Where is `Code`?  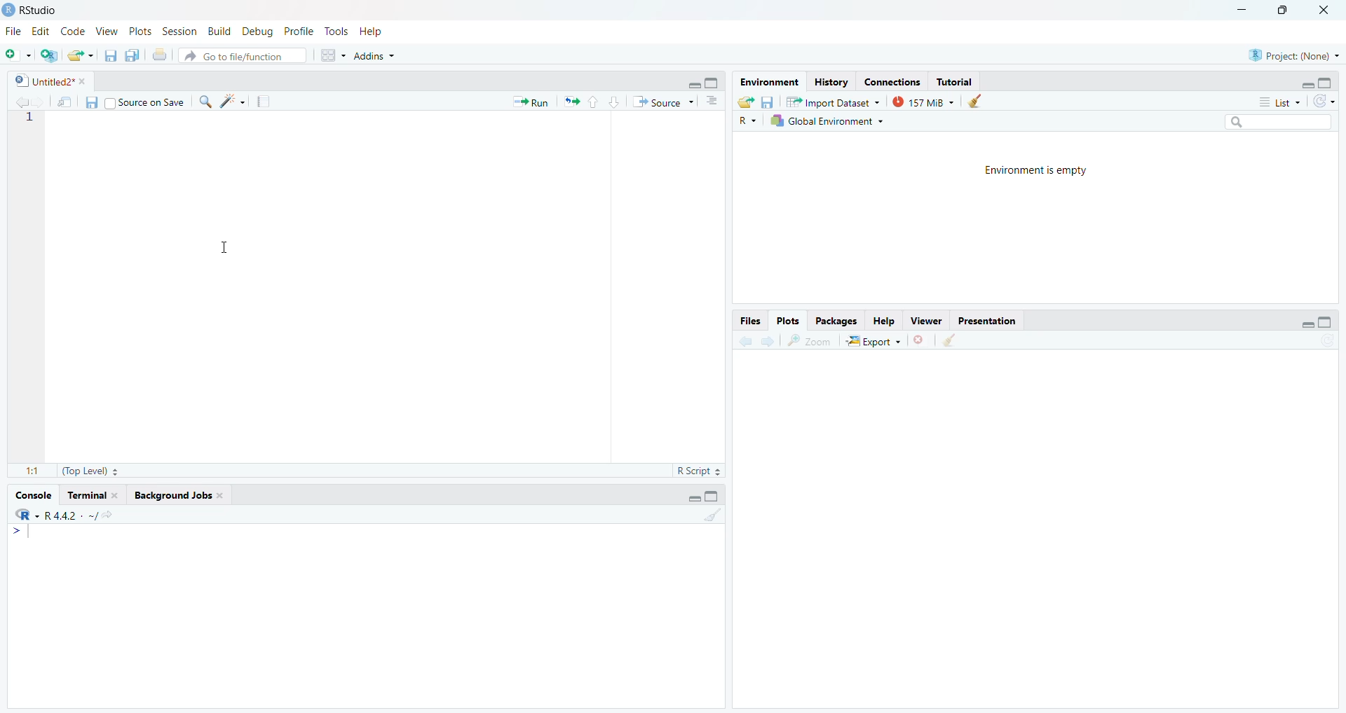
Code is located at coordinates (72, 29).